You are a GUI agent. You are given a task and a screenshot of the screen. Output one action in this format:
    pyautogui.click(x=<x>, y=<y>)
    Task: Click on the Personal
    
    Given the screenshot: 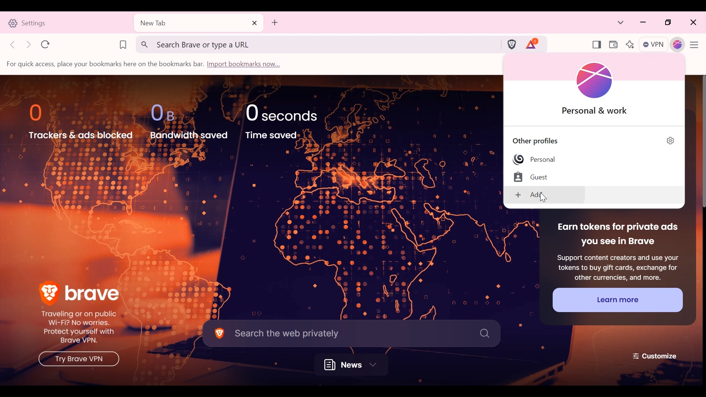 What is the action you would take?
    pyautogui.click(x=535, y=160)
    